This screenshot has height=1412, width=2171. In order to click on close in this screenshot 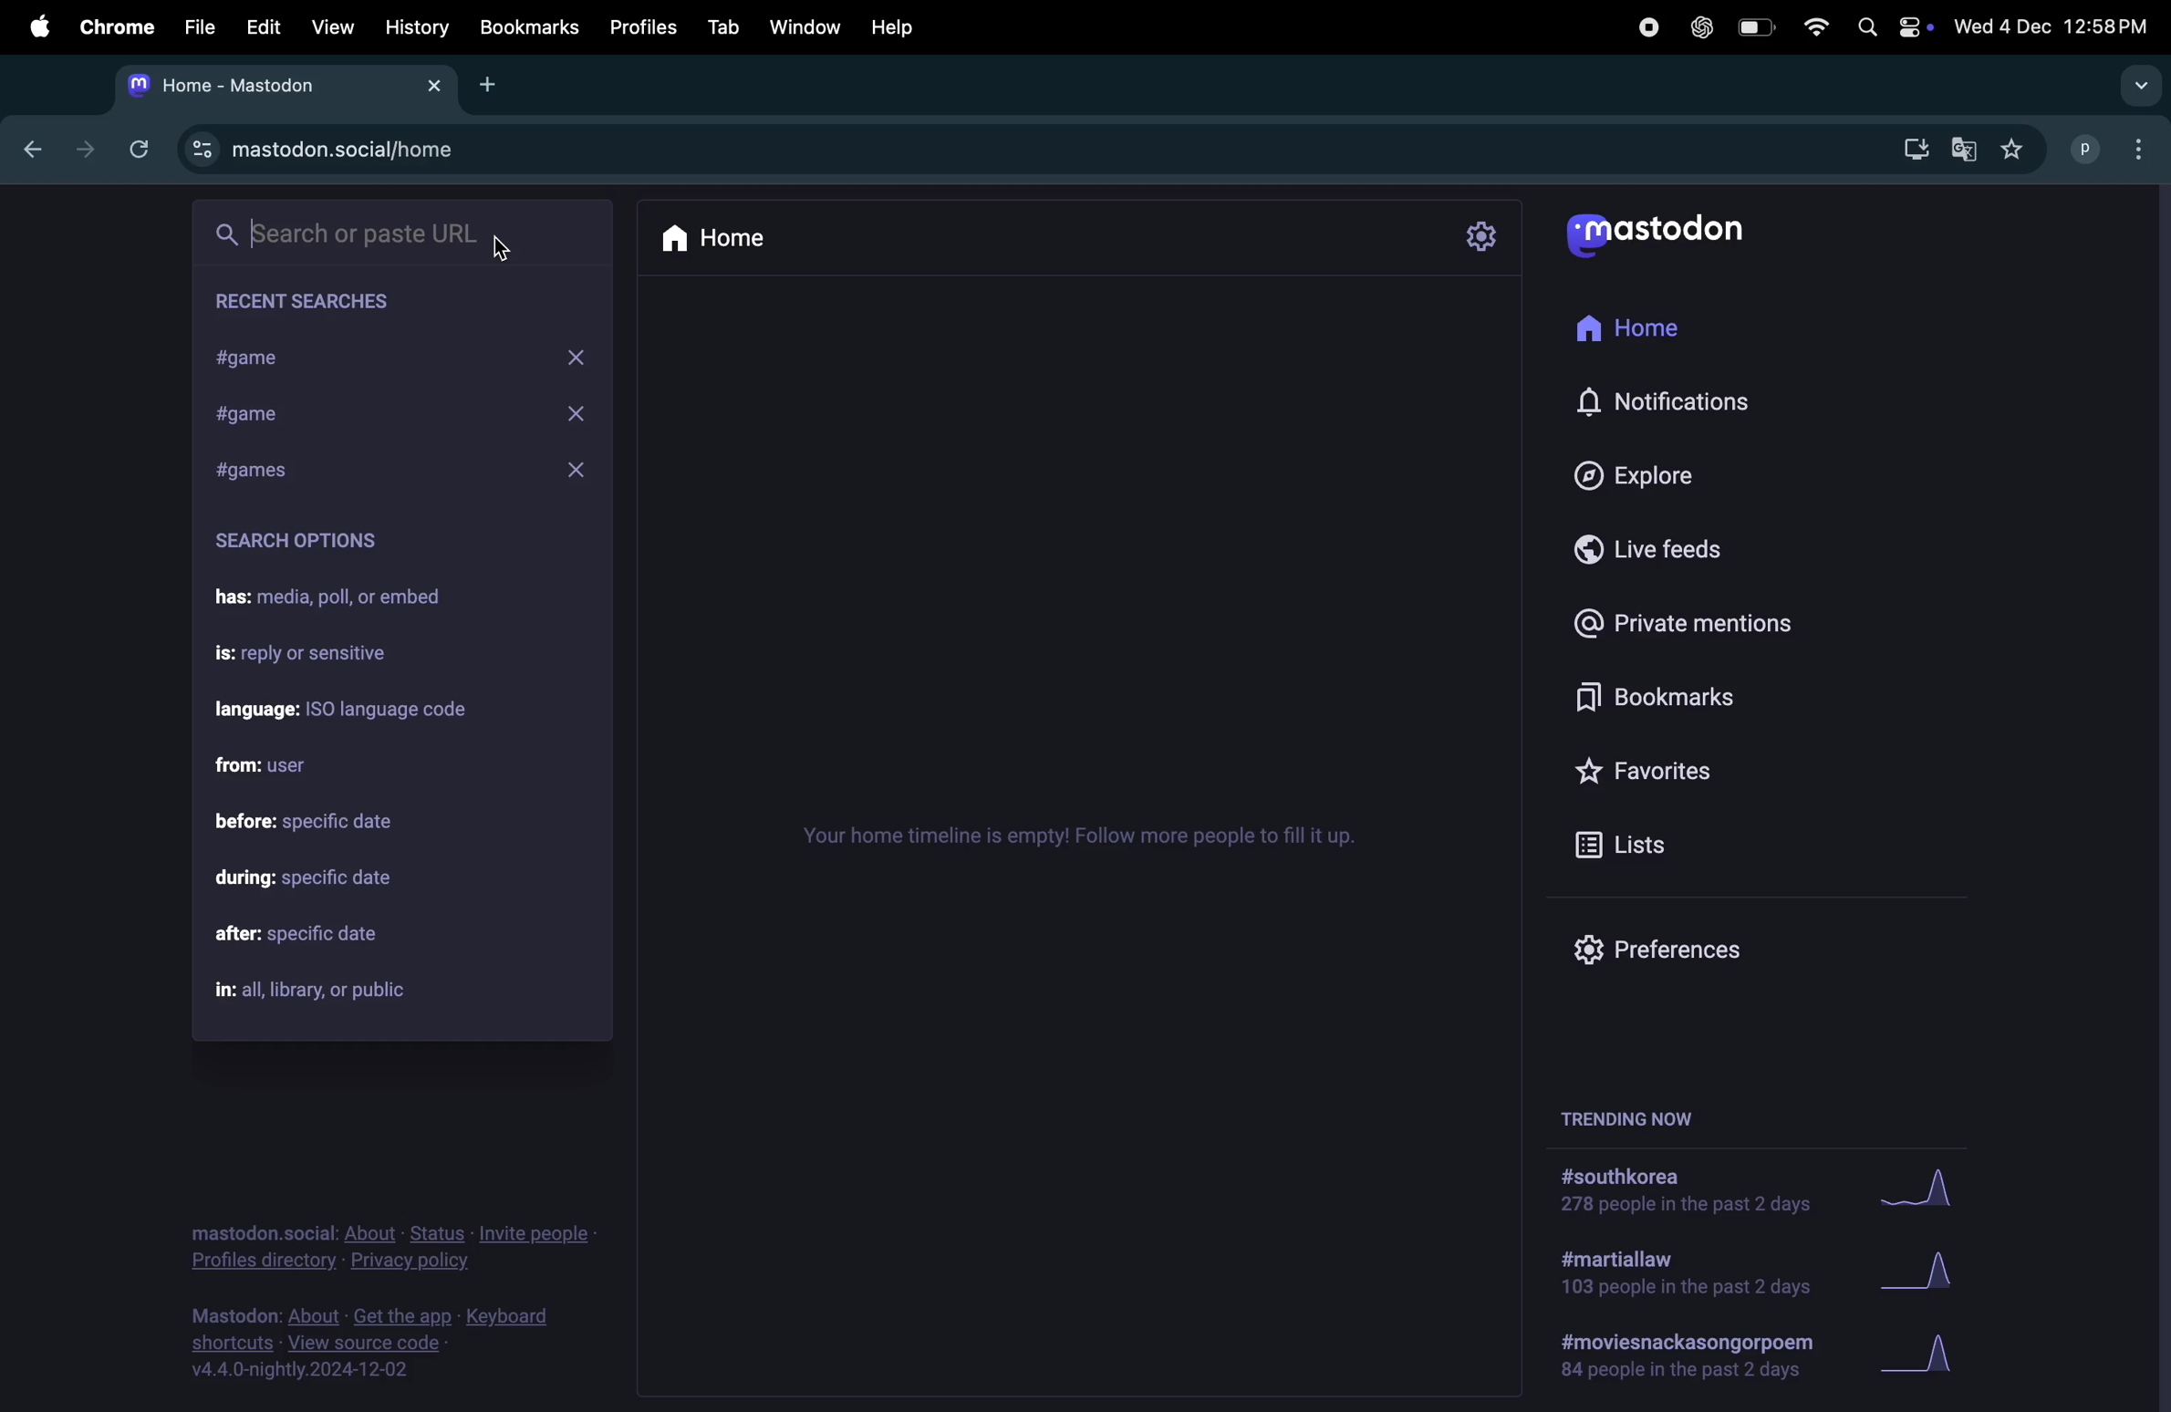, I will do `click(577, 473)`.